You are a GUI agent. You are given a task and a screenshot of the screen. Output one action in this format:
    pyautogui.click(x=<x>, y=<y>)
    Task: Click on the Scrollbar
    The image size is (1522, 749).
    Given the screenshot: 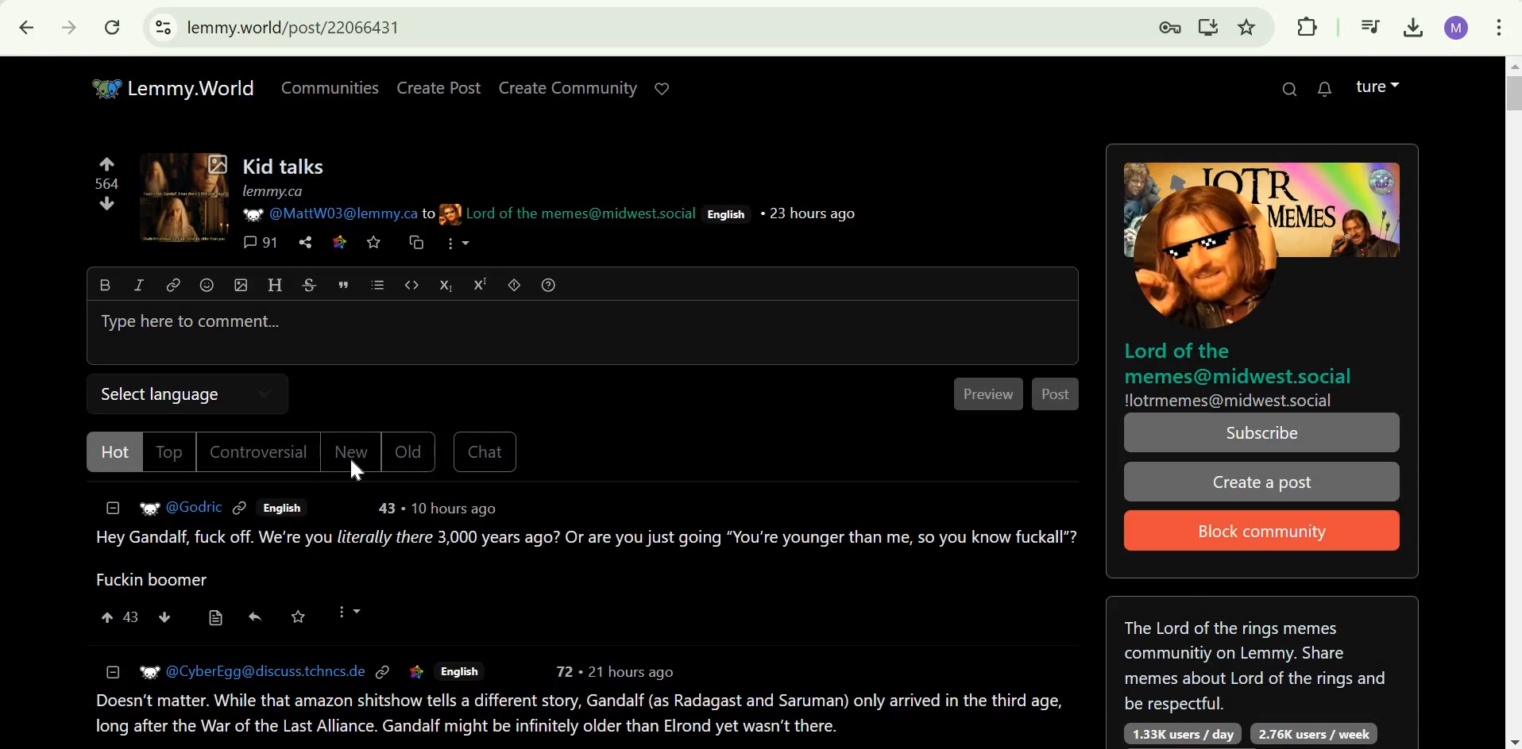 What is the action you would take?
    pyautogui.click(x=1512, y=401)
    